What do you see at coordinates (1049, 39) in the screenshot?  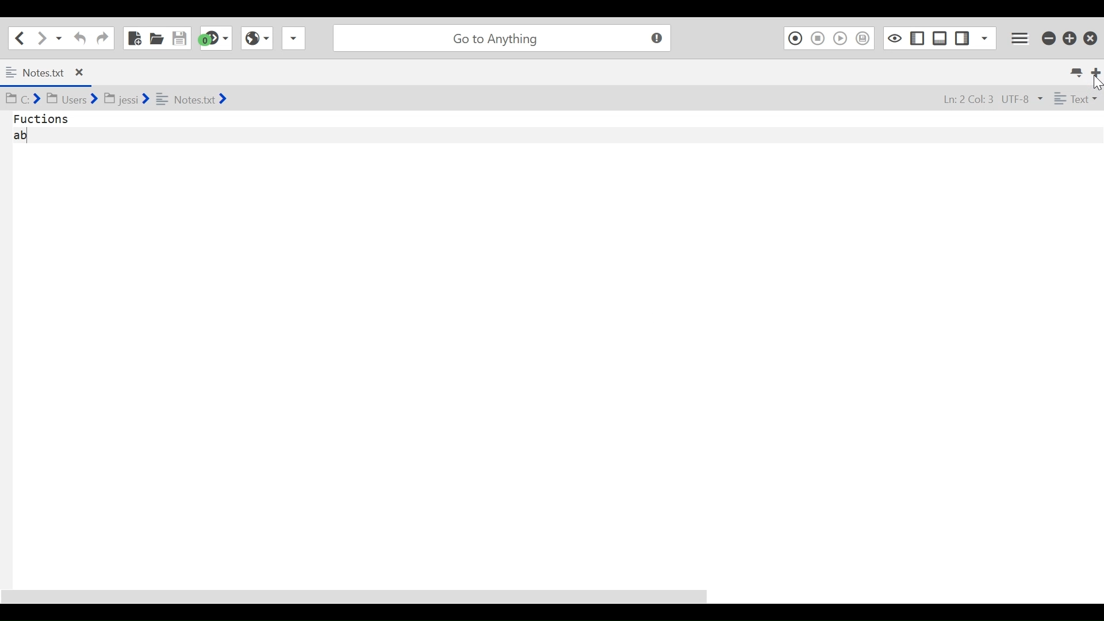 I see `minimize` at bounding box center [1049, 39].